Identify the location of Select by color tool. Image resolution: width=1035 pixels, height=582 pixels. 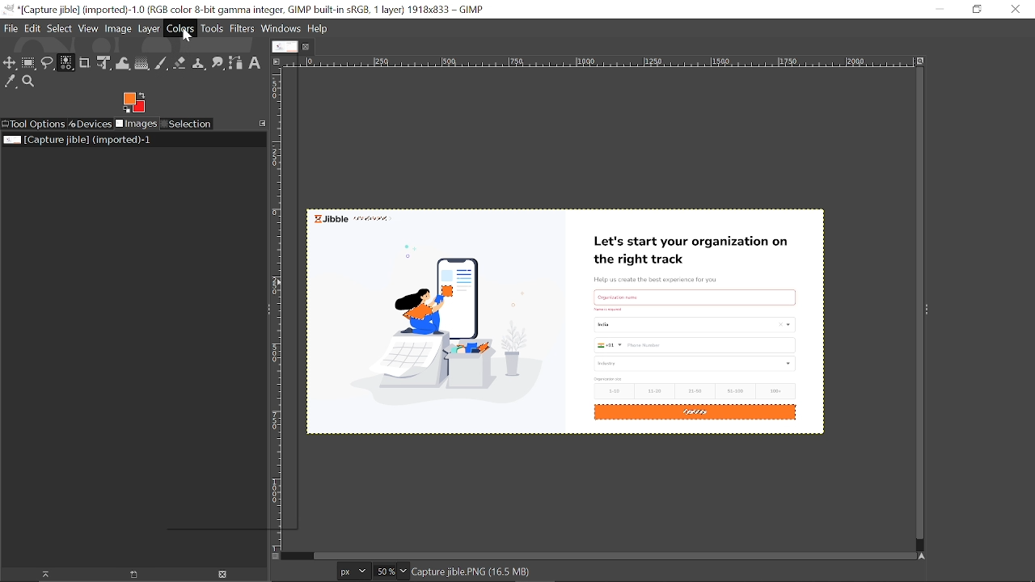
(65, 62).